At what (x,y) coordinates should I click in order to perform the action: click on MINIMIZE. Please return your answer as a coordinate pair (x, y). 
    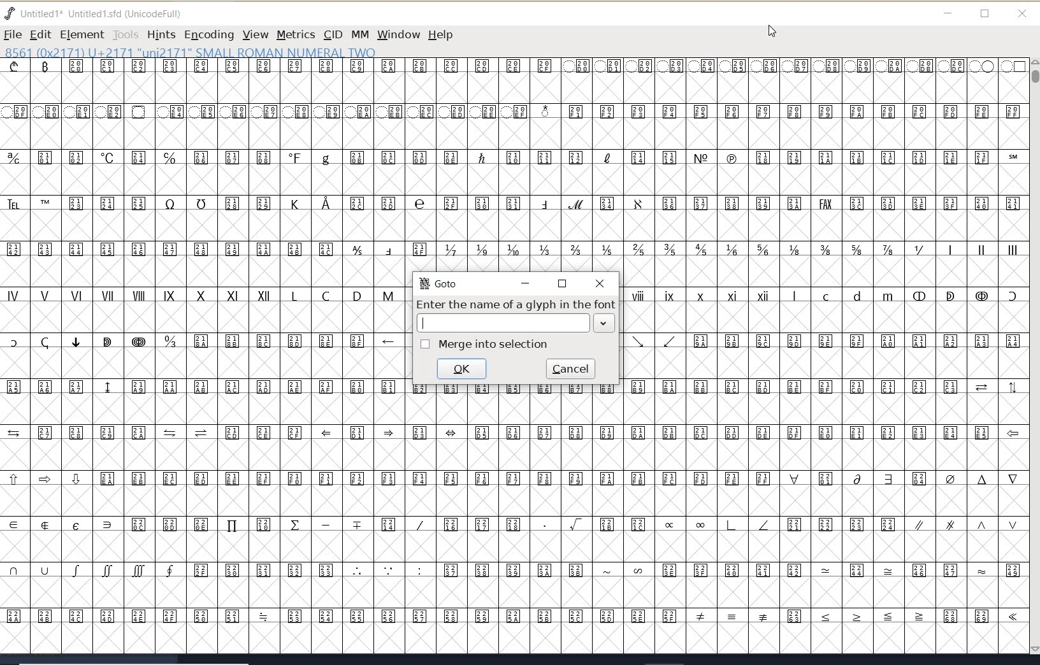
    Looking at the image, I should click on (524, 283).